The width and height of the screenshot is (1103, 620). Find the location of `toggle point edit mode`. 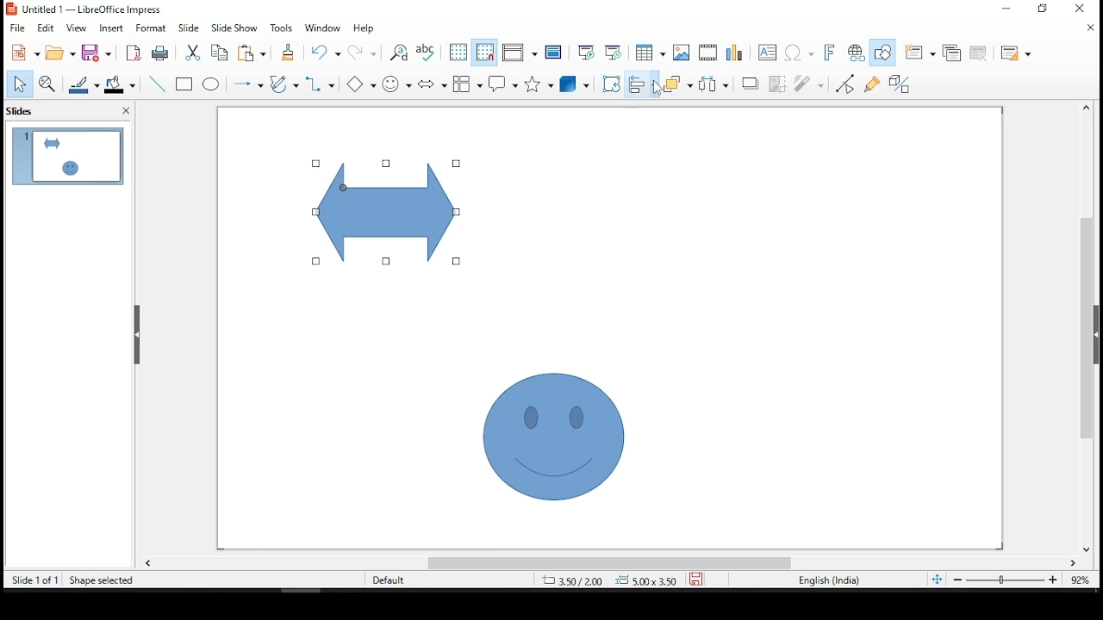

toggle point edit mode is located at coordinates (844, 85).